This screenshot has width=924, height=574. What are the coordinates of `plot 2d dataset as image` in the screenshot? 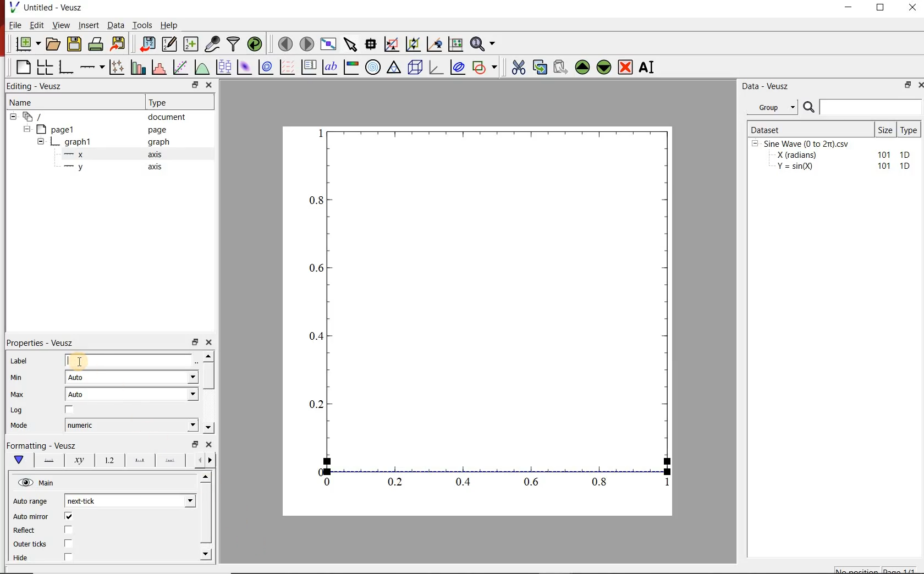 It's located at (245, 67).